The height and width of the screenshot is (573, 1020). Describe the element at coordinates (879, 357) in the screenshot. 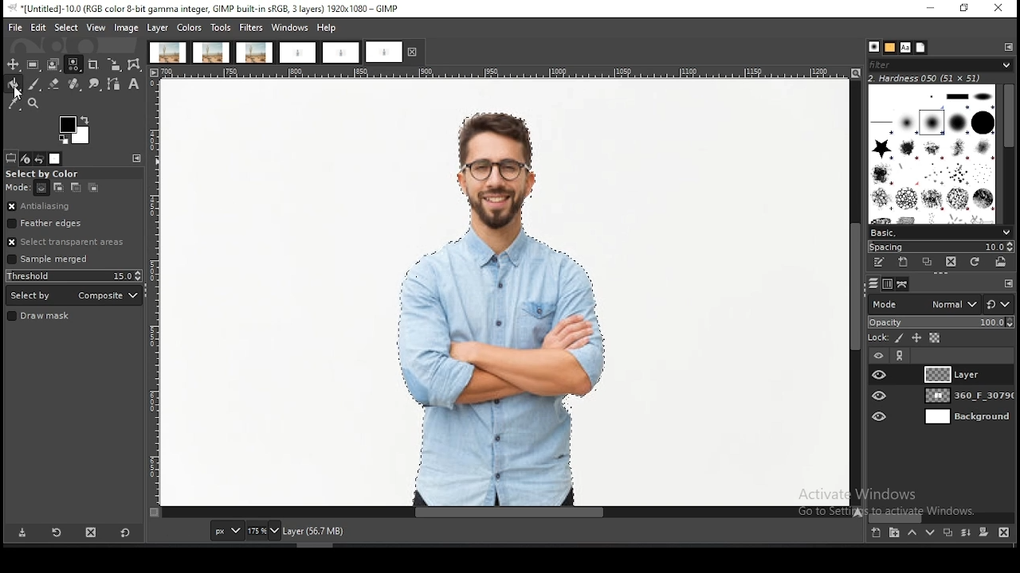

I see `layer visibility on/off` at that location.